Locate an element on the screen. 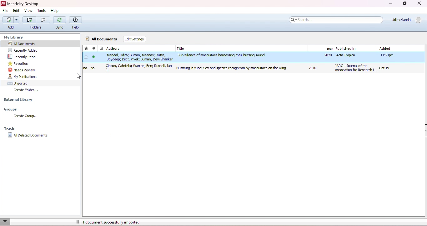  external library is located at coordinates (21, 100).